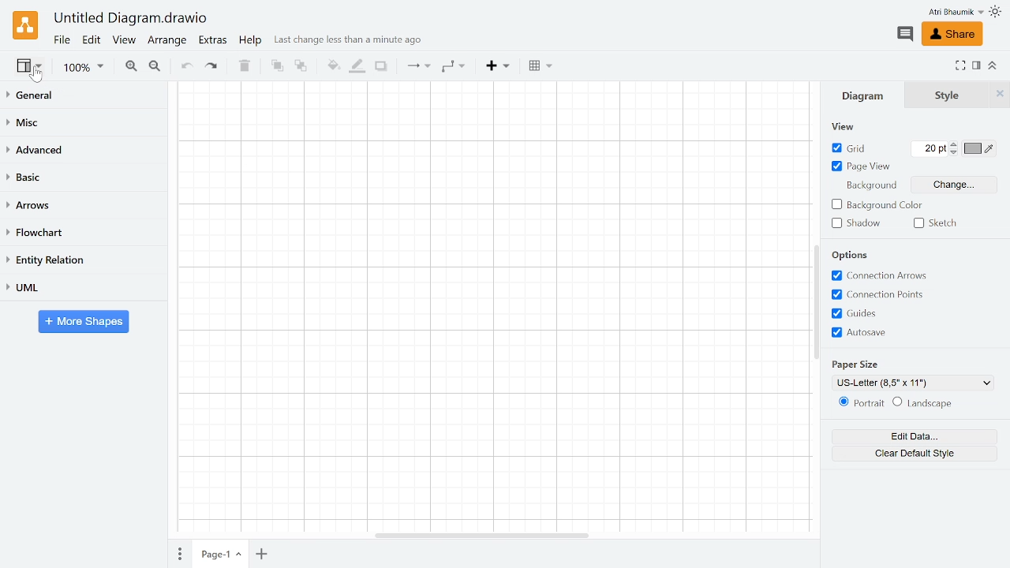  I want to click on Add page, so click(264, 553).